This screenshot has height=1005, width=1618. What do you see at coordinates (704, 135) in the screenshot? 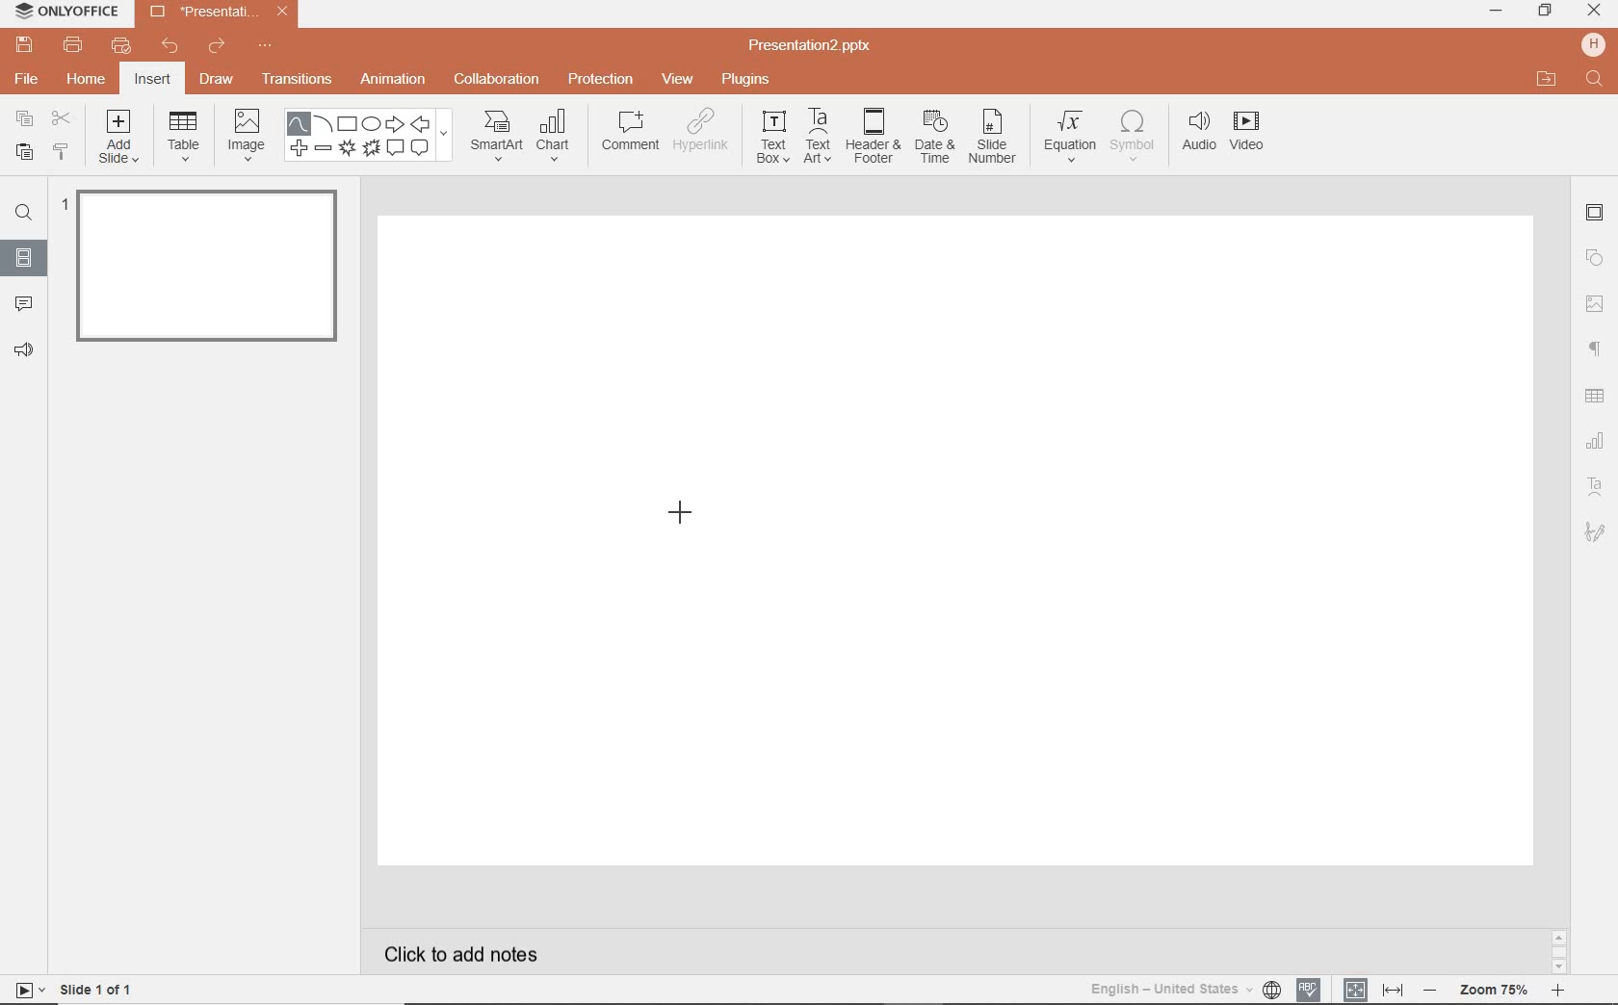
I see `HYPERLINK` at bounding box center [704, 135].